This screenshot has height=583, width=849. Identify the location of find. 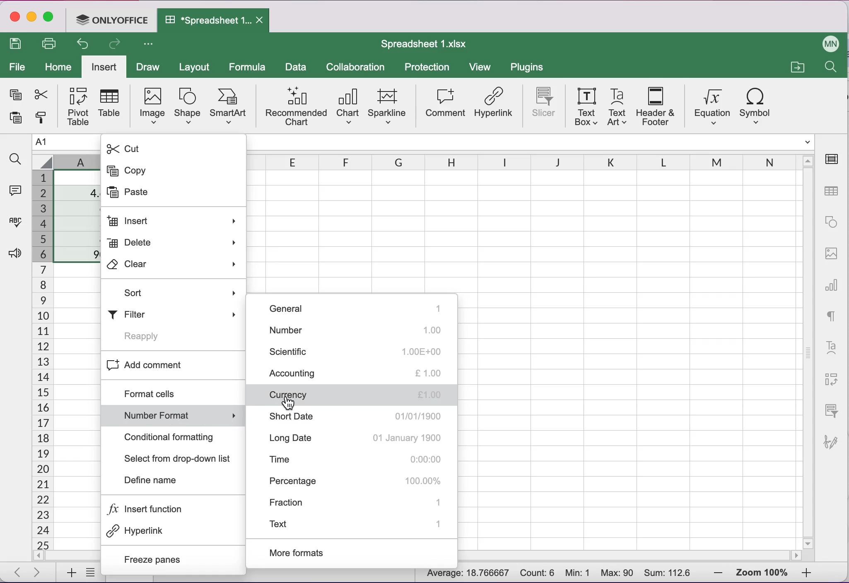
(827, 67).